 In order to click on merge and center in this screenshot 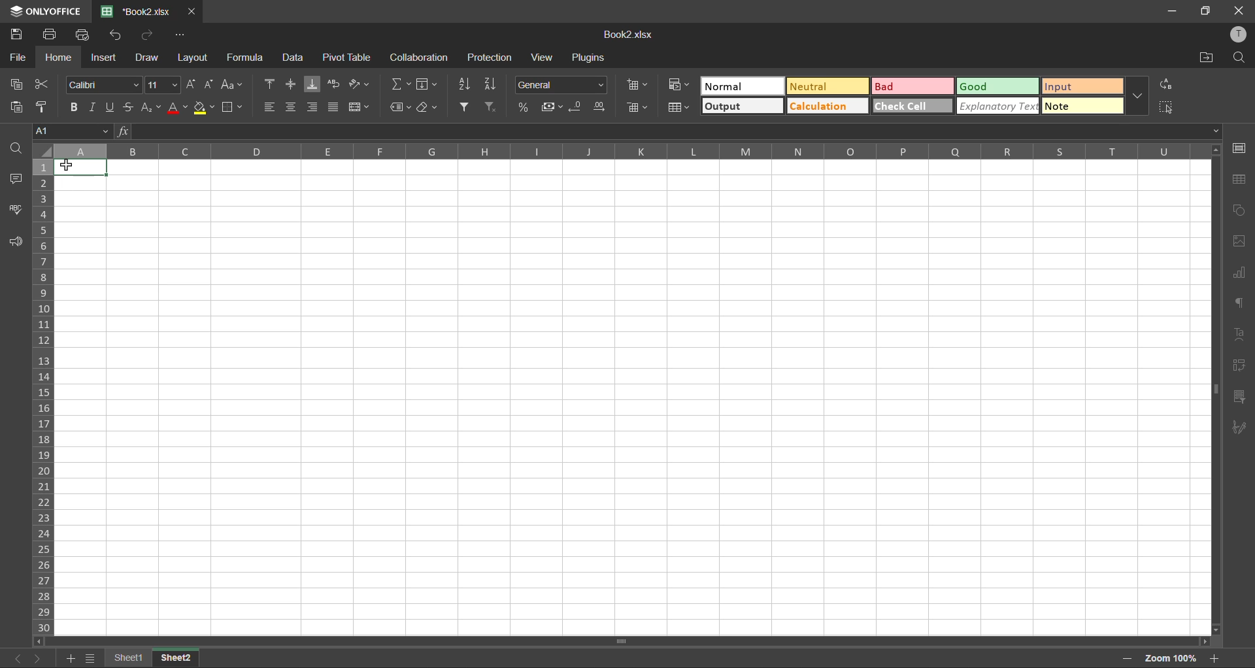, I will do `click(360, 107)`.